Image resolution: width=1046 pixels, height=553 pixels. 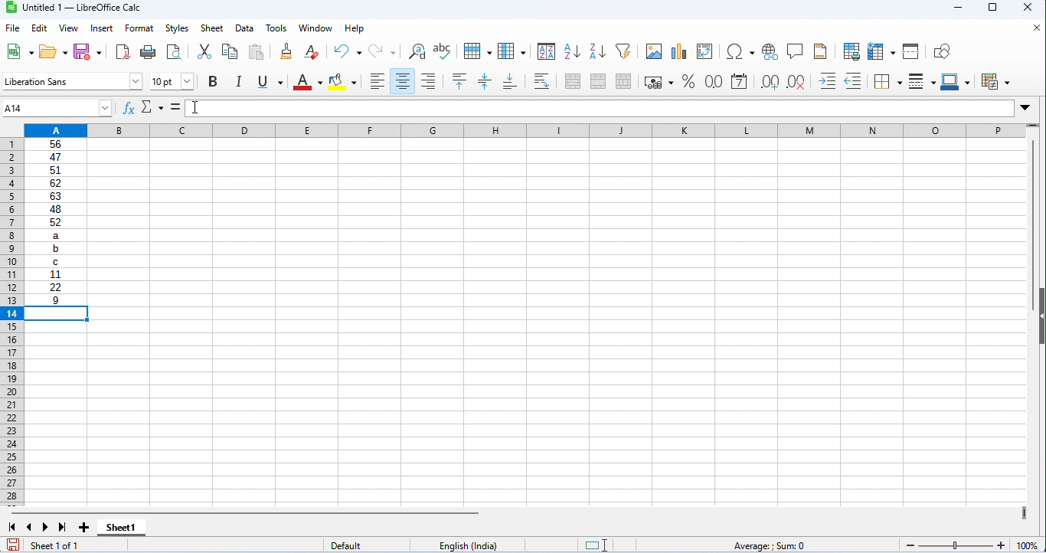 What do you see at coordinates (571, 52) in the screenshot?
I see `sort ascending` at bounding box center [571, 52].